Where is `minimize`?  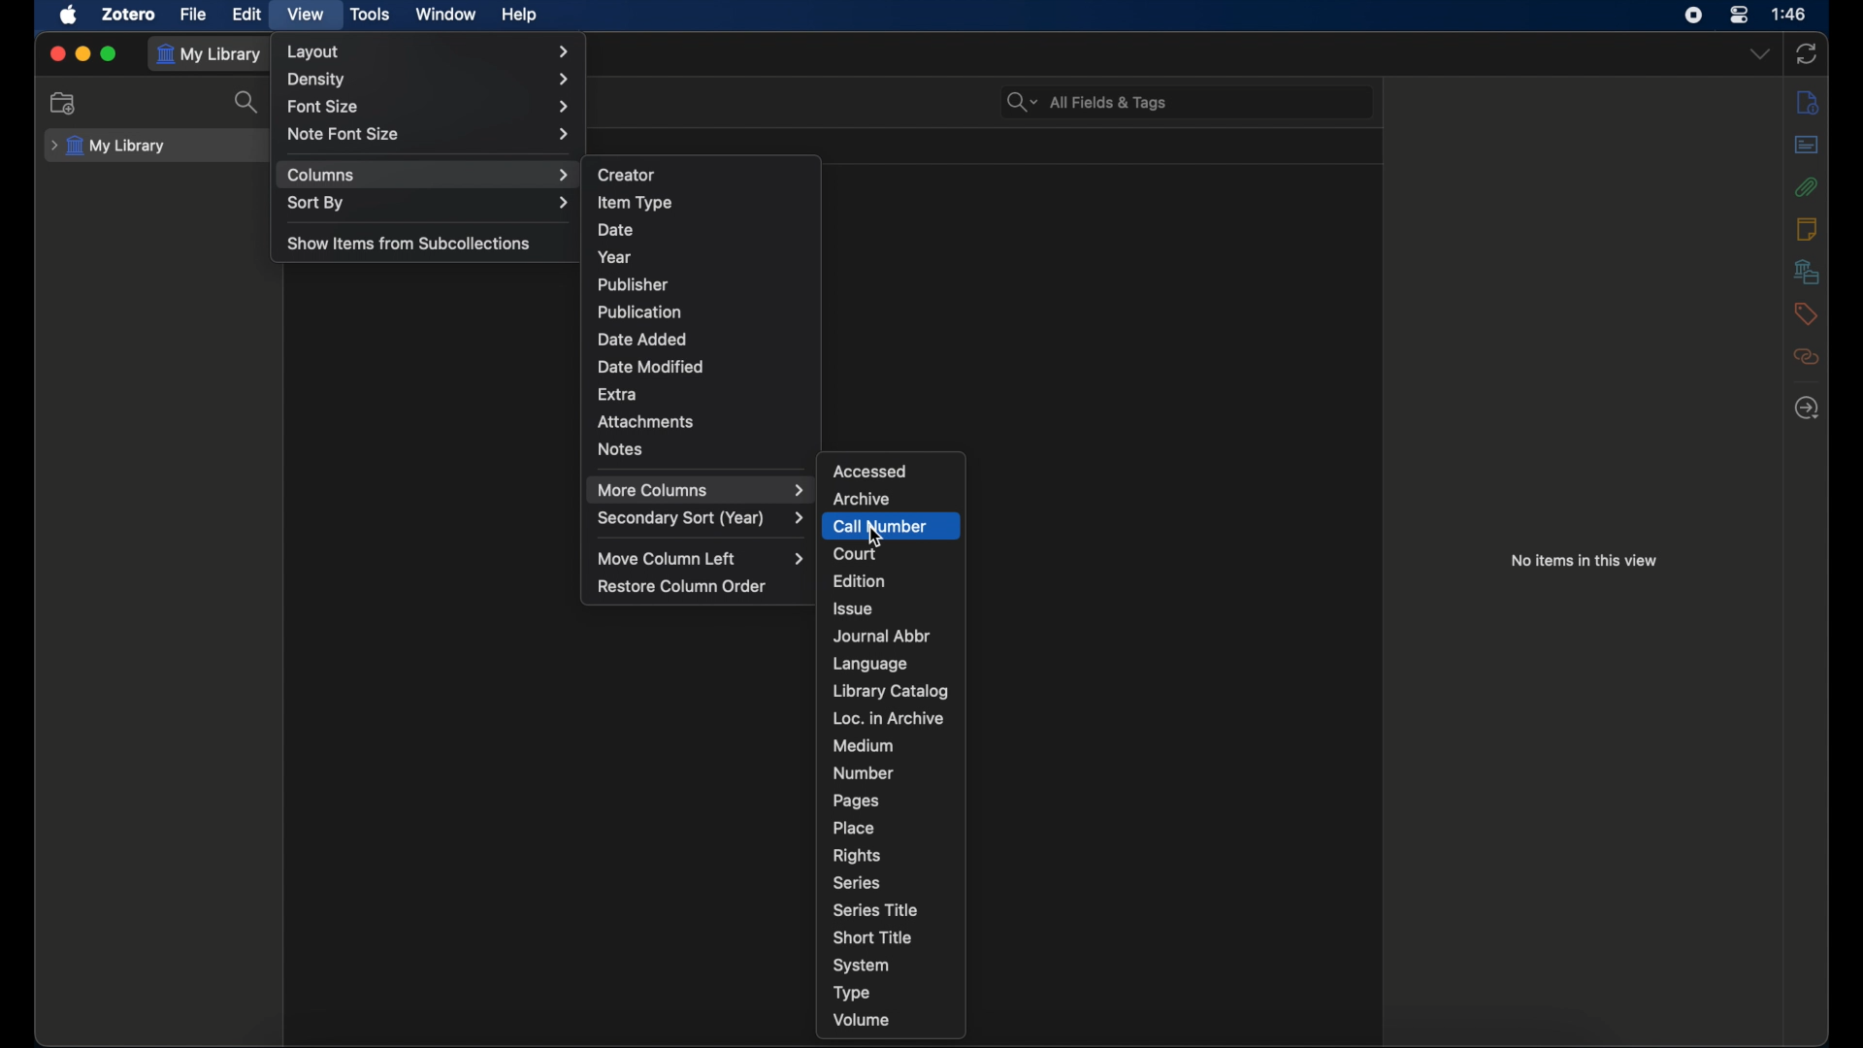 minimize is located at coordinates (82, 53).